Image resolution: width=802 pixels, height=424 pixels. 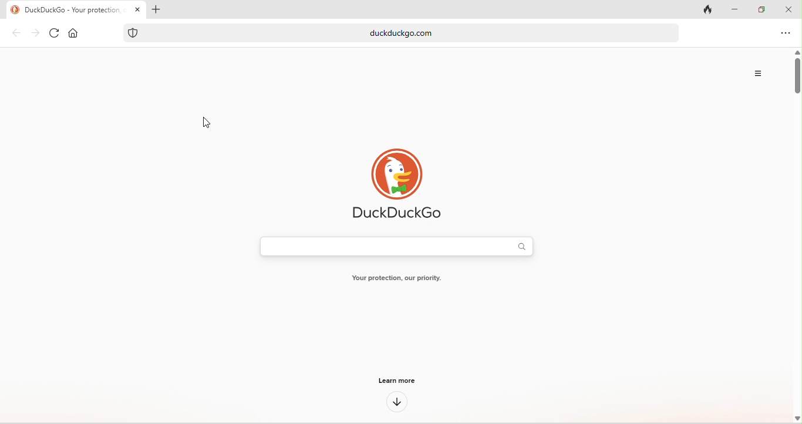 I want to click on cursor, so click(x=208, y=123).